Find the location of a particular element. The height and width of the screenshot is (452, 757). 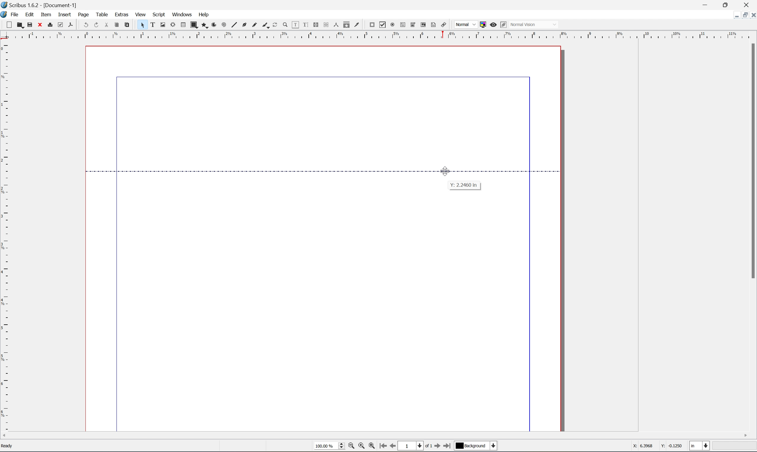

image frame is located at coordinates (163, 25).